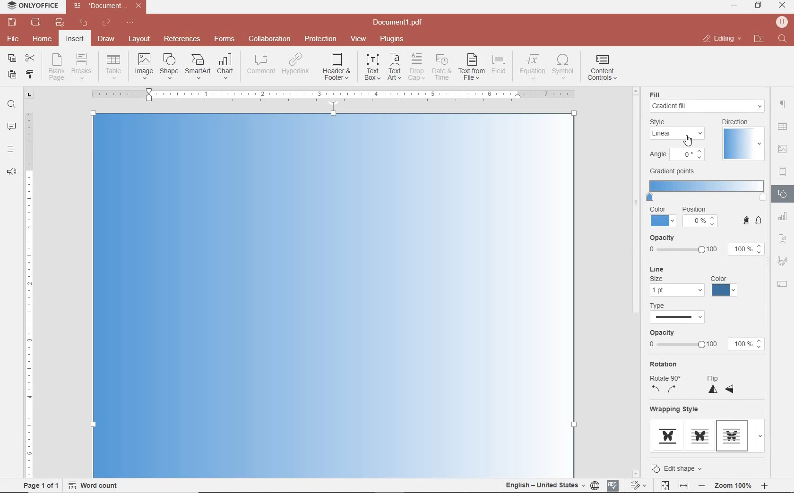  I want to click on ROTATION, so click(675, 280).